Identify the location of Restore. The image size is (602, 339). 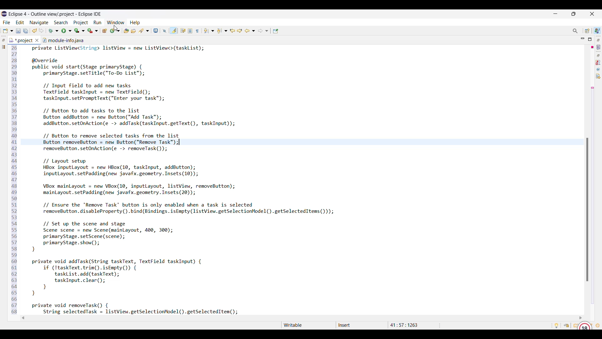
(599, 40).